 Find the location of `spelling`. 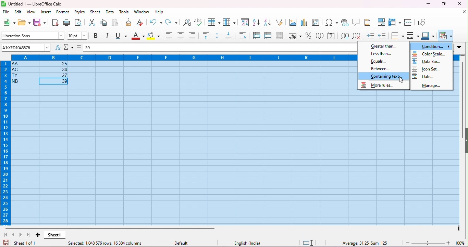

spelling is located at coordinates (199, 22).